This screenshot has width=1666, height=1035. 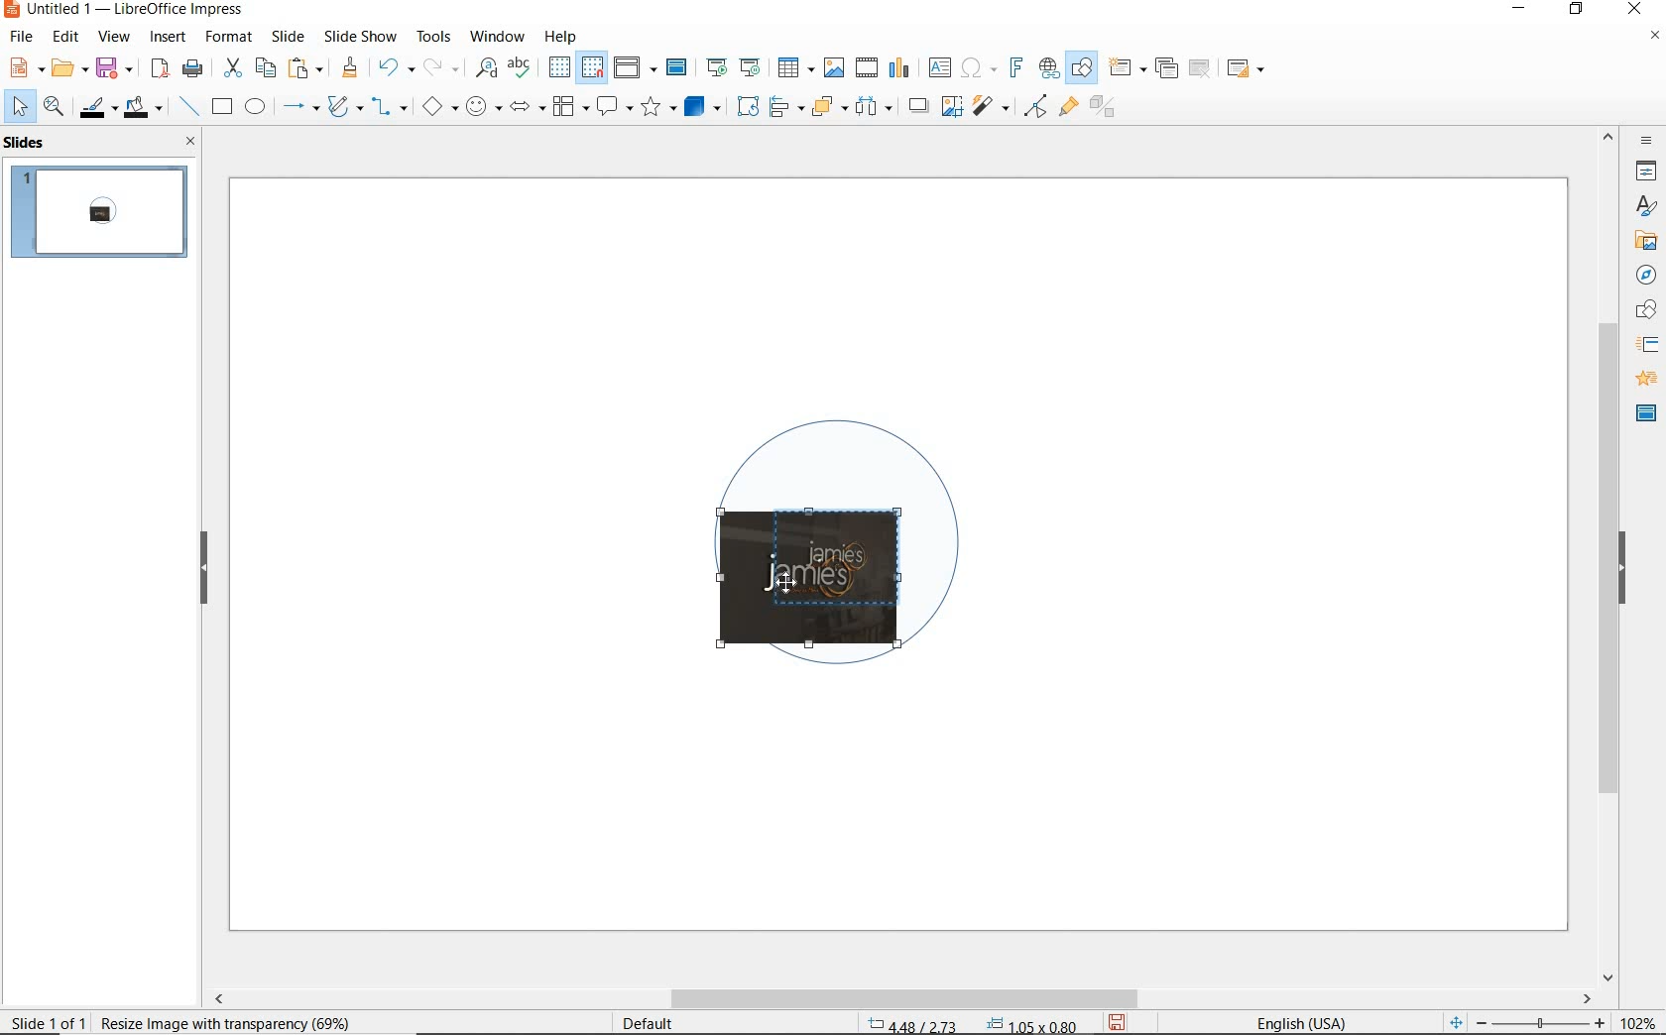 I want to click on find and replace, so click(x=486, y=68).